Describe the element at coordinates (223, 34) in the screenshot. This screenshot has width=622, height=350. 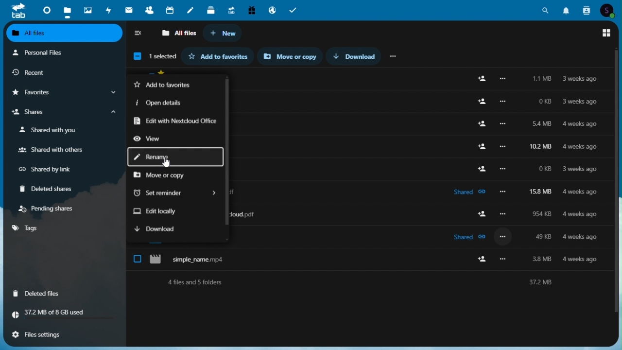
I see `new` at that location.